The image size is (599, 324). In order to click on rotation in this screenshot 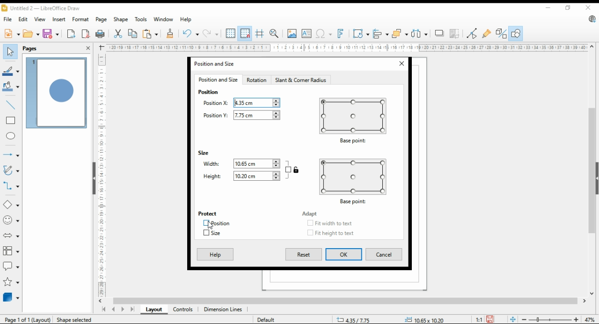, I will do `click(256, 80)`.